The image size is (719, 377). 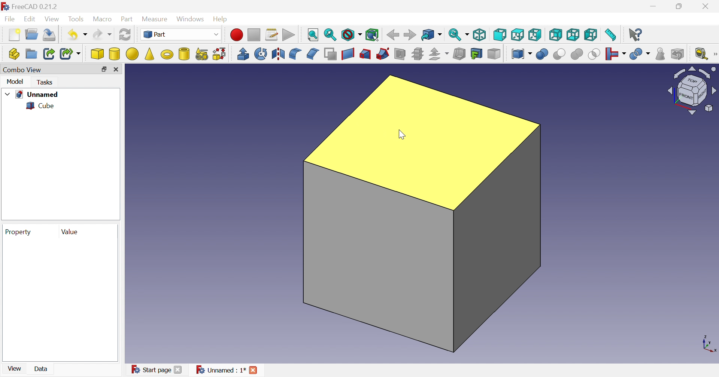 I want to click on Got to linked object, so click(x=432, y=34).